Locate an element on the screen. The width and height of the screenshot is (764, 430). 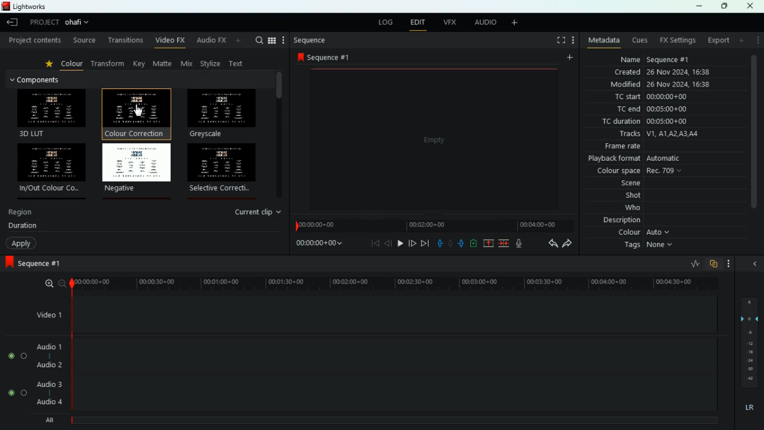
colour is located at coordinates (73, 66).